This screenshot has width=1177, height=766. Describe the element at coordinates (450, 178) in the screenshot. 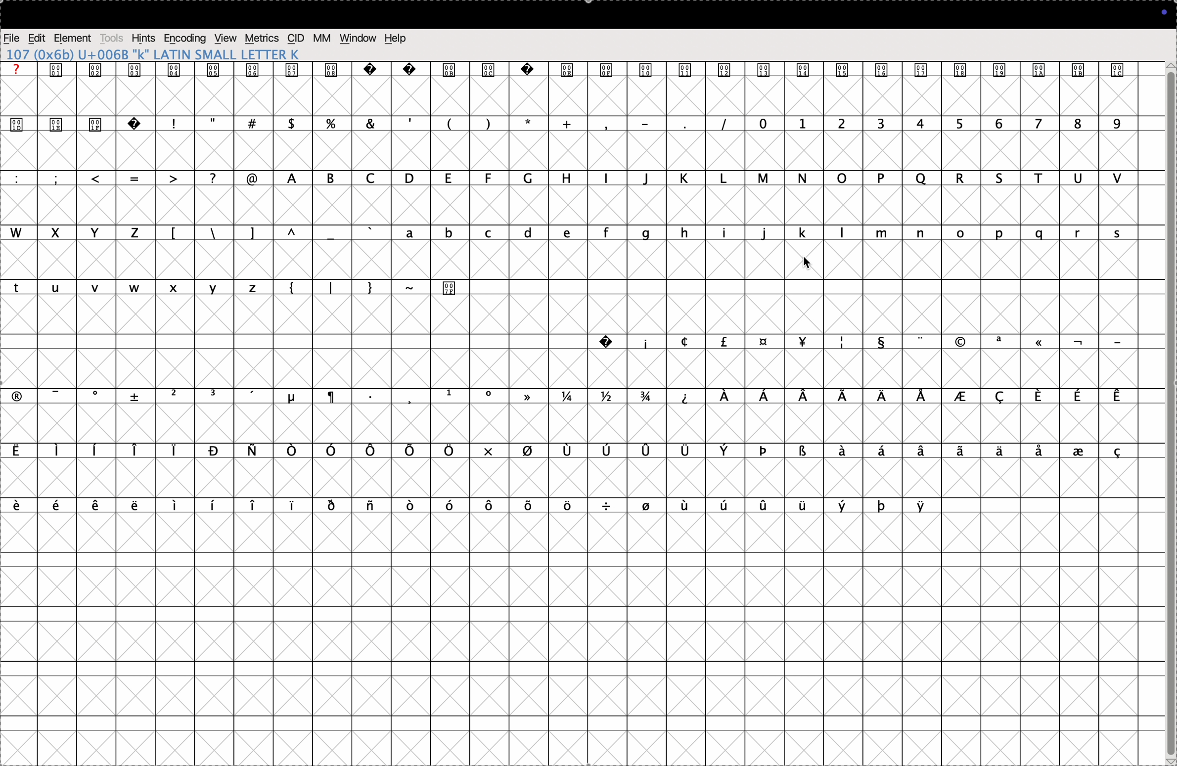

I see `e` at that location.